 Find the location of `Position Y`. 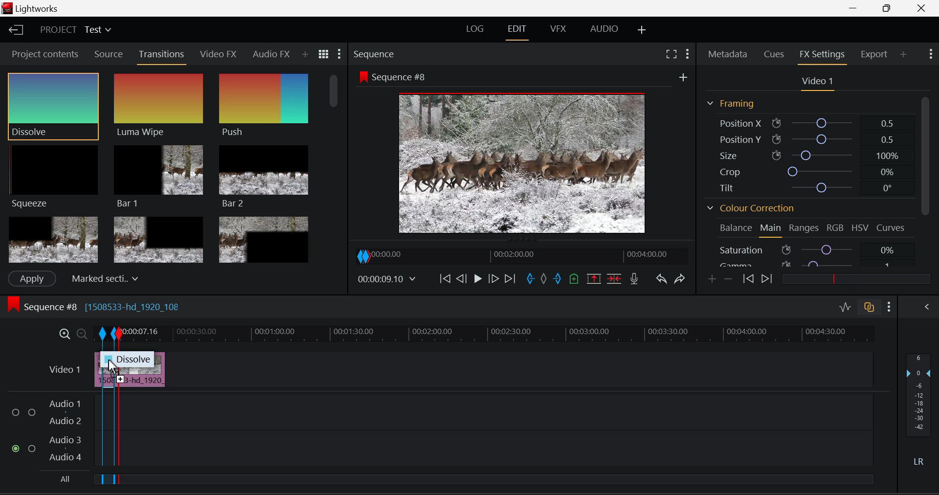

Position Y is located at coordinates (805, 137).